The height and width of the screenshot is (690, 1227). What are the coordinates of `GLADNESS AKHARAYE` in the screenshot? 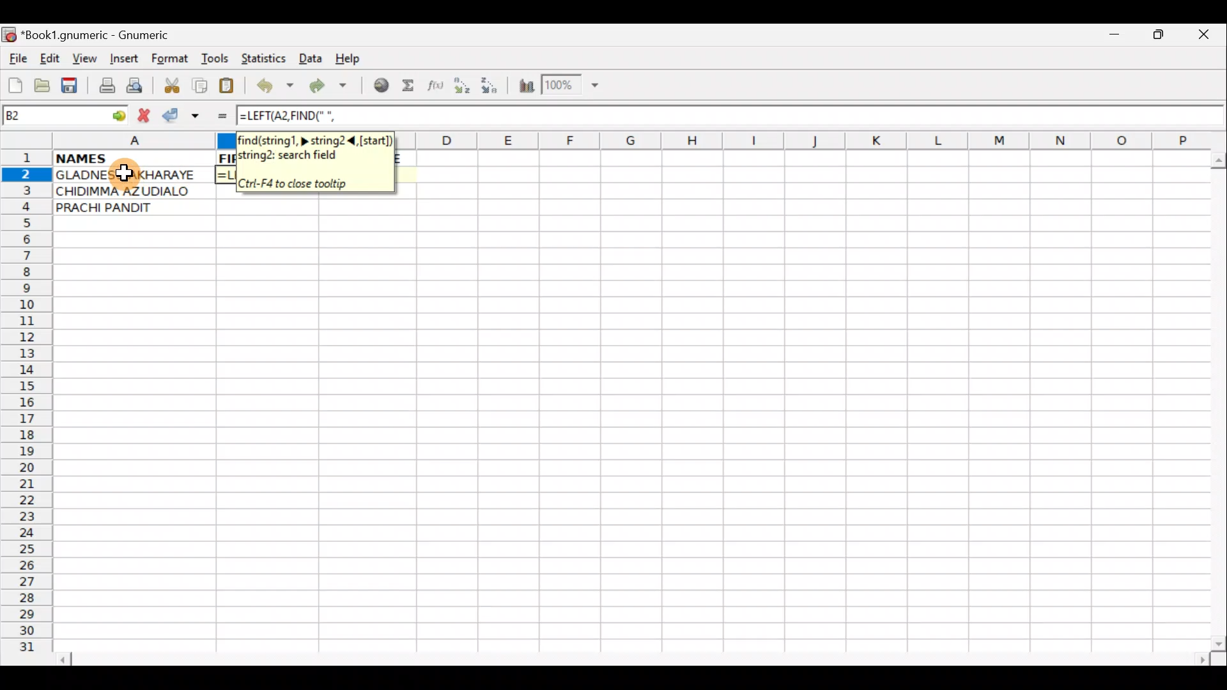 It's located at (132, 174).